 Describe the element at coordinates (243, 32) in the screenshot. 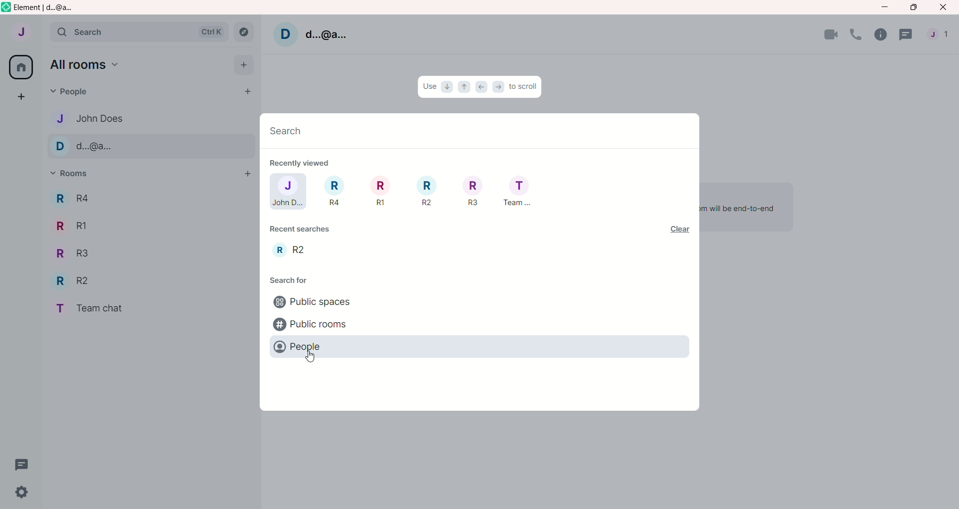

I see `explore rooms` at that location.